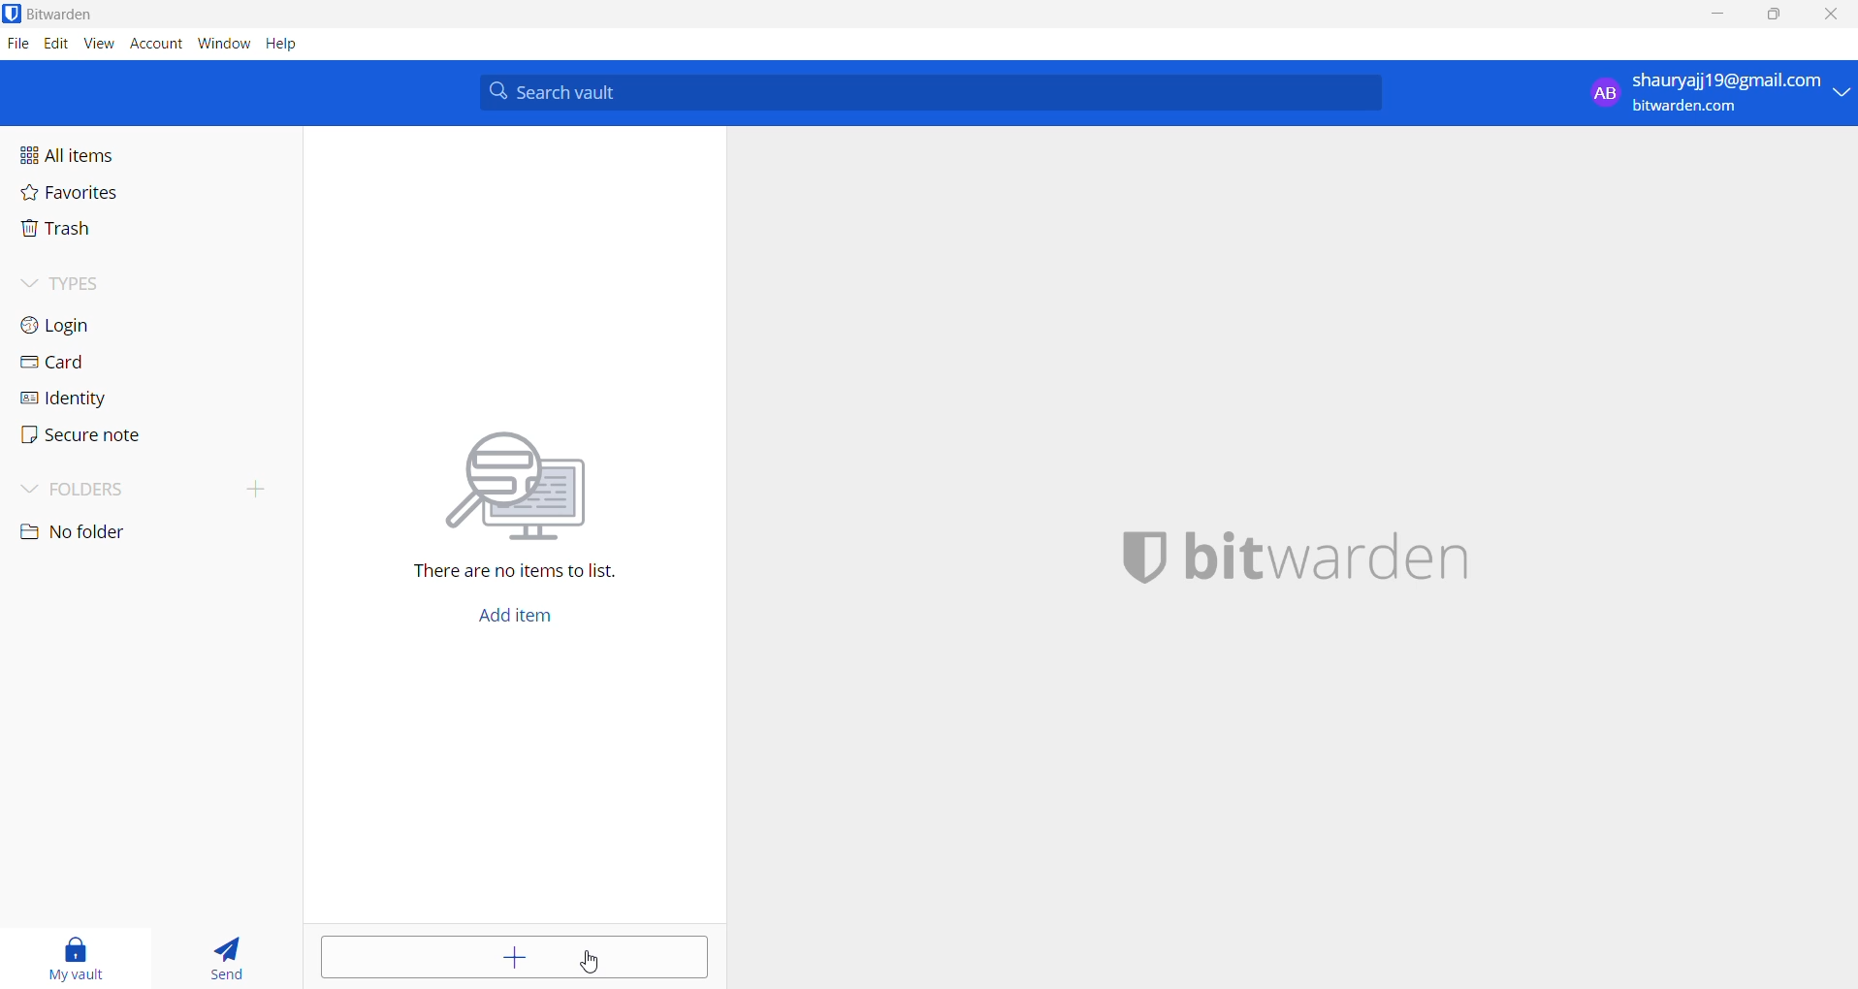 This screenshot has width=1858, height=989. I want to click on edit, so click(53, 43).